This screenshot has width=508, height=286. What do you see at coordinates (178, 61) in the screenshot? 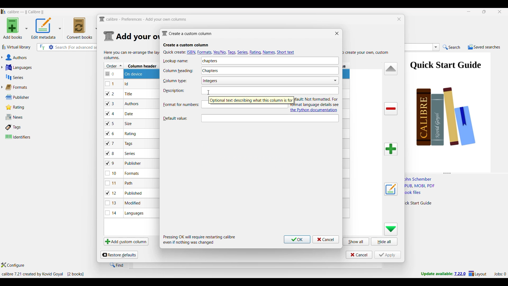
I see `Indicates Lookup name text box` at bounding box center [178, 61].